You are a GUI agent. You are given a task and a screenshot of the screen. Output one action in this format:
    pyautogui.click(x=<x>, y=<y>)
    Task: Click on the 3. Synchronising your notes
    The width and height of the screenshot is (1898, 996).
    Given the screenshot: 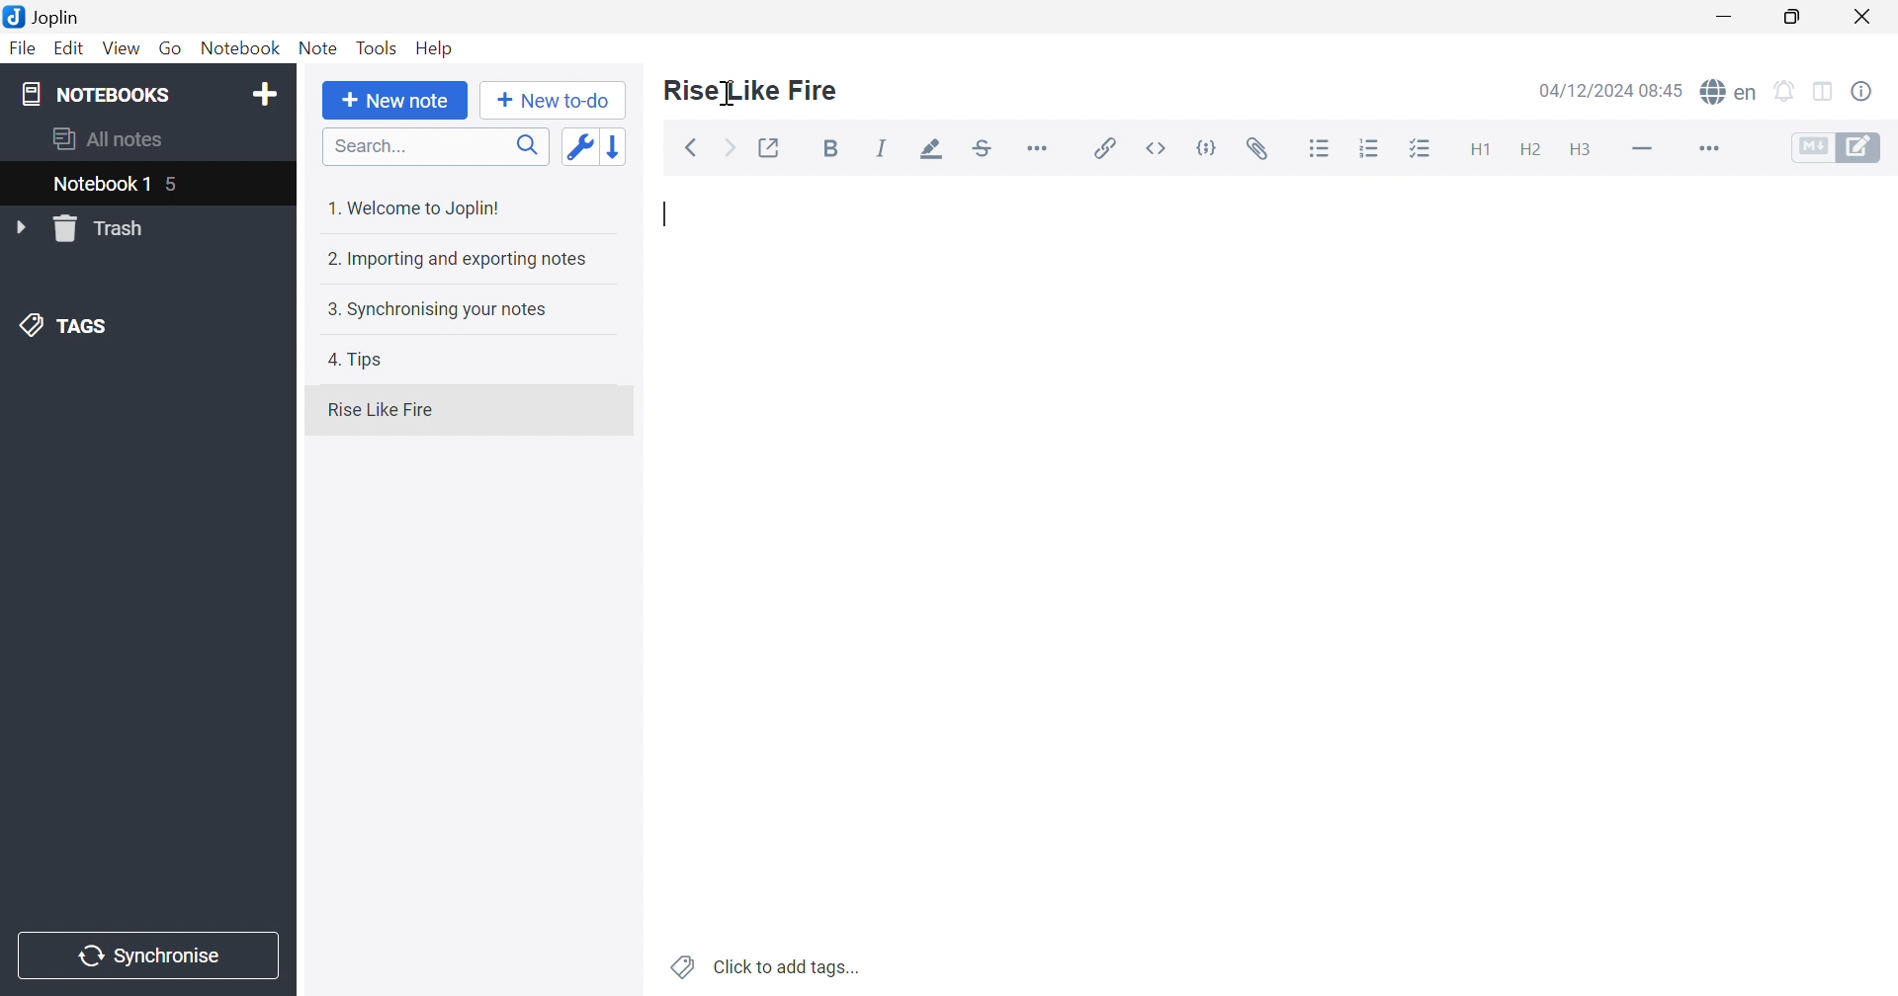 What is the action you would take?
    pyautogui.click(x=443, y=311)
    